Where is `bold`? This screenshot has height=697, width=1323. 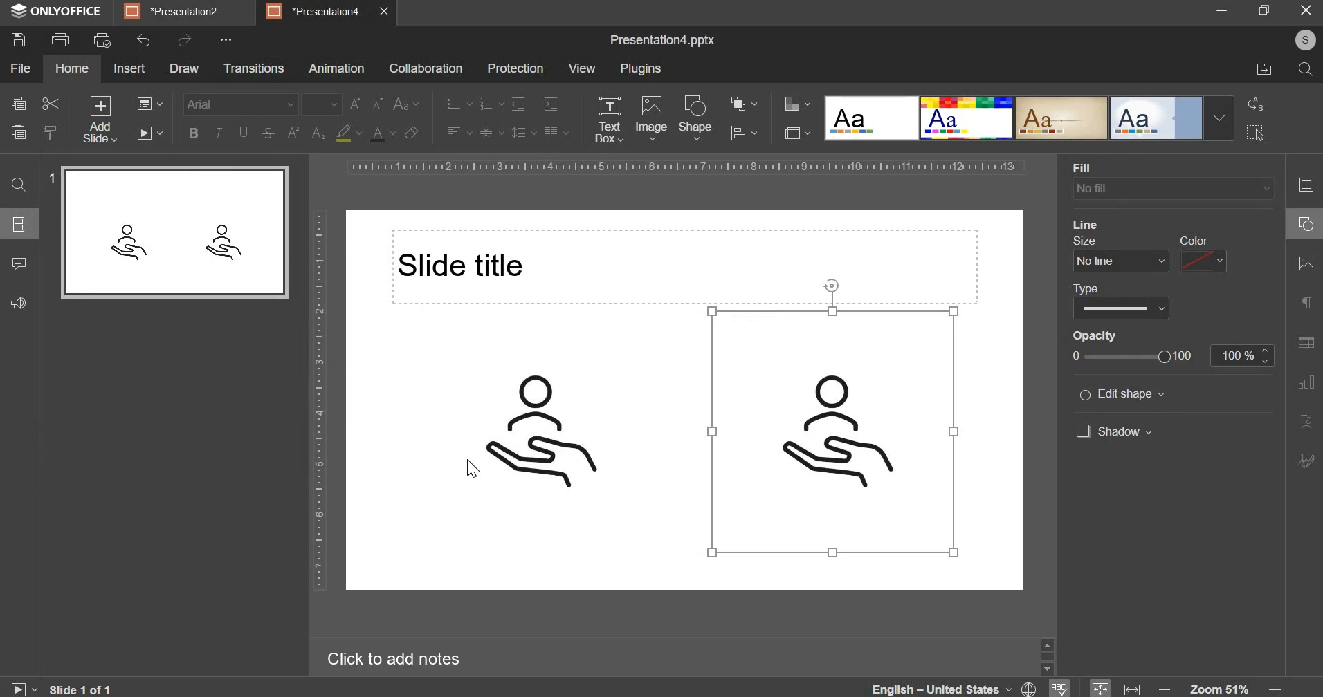
bold is located at coordinates (194, 132).